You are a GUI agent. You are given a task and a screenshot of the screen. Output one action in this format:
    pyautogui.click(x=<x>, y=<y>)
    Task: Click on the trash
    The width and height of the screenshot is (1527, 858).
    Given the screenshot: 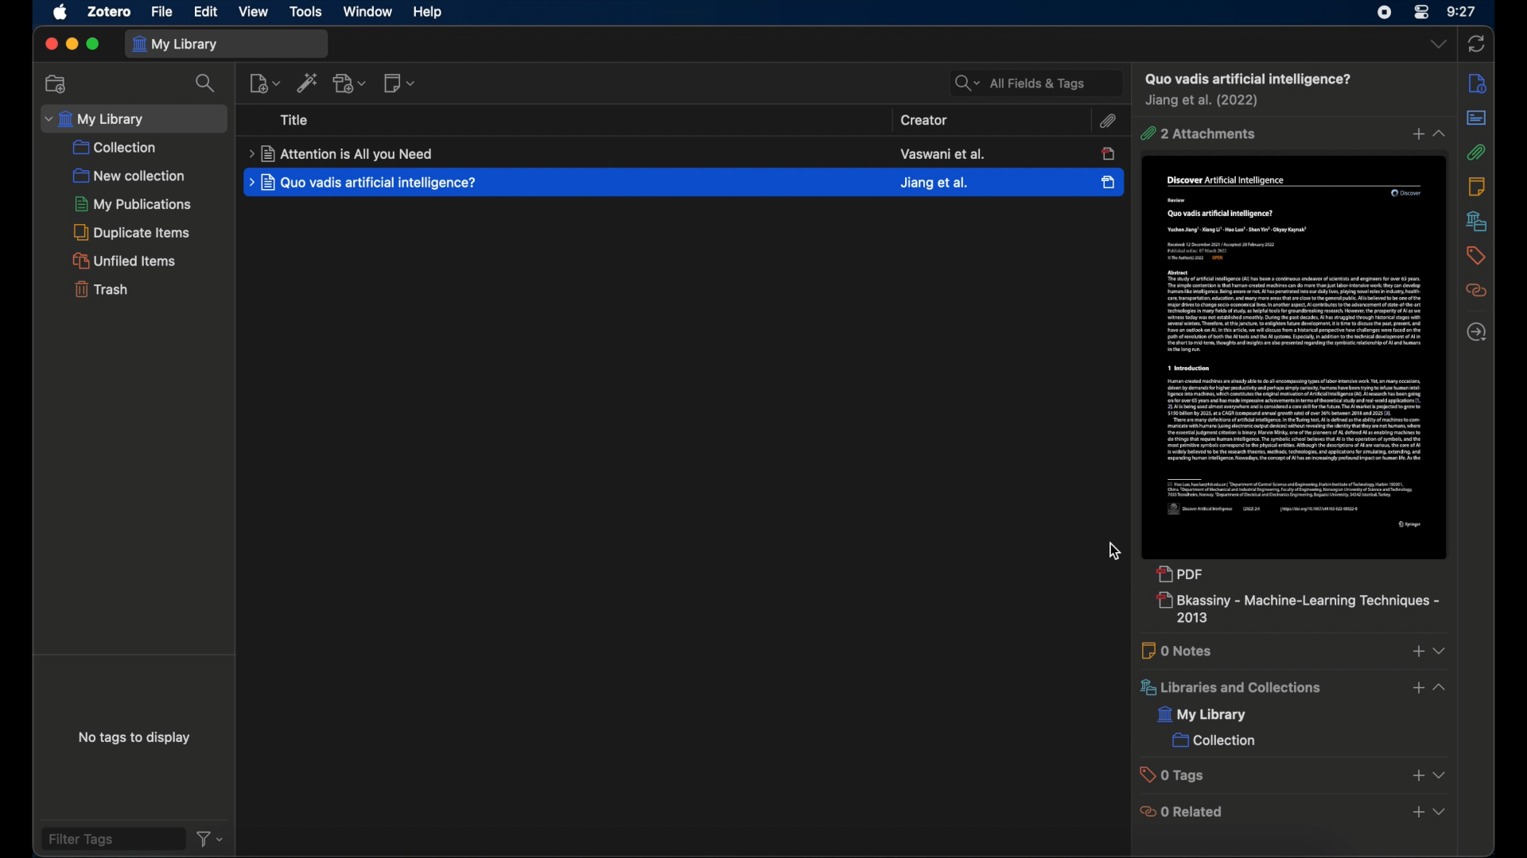 What is the action you would take?
    pyautogui.click(x=100, y=292)
    